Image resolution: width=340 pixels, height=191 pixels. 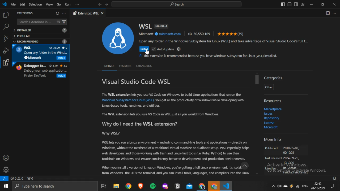 I want to click on more options, so click(x=64, y=13).